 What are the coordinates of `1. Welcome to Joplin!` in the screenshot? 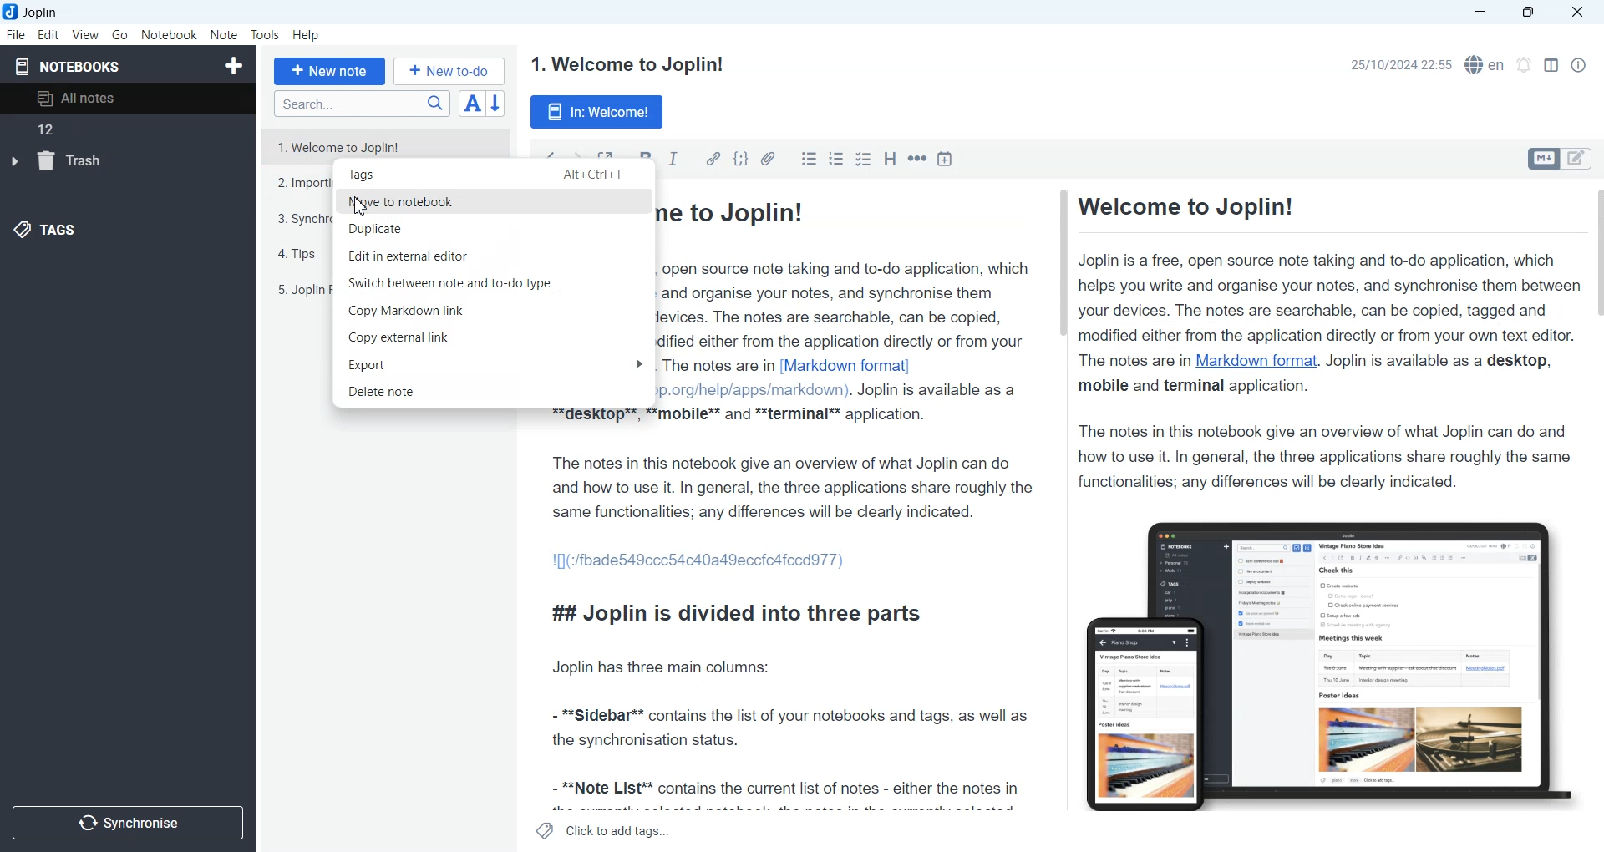 It's located at (385, 143).